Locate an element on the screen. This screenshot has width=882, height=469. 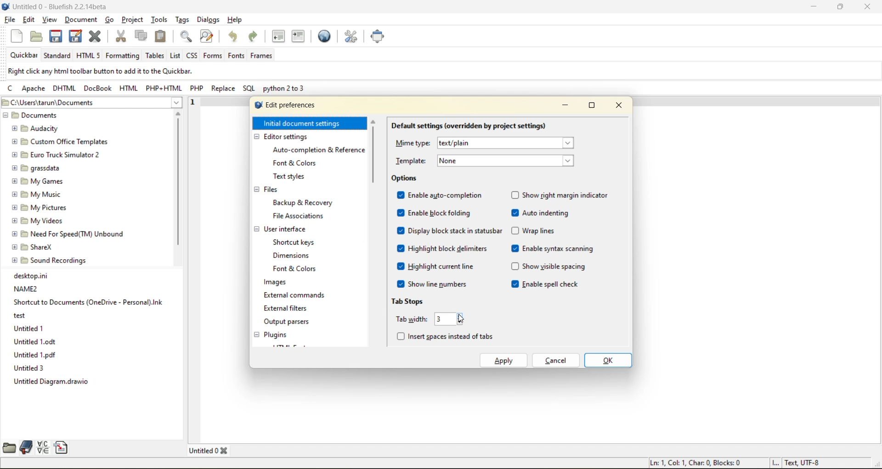
preview  in browser is located at coordinates (327, 36).